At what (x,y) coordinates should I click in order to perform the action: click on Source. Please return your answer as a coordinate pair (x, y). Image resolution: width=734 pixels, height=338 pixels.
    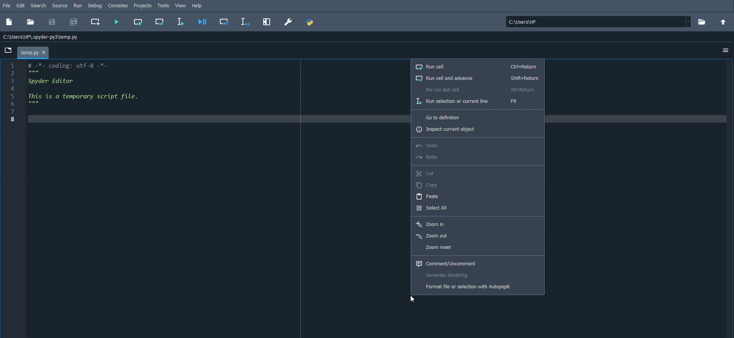
    Looking at the image, I should click on (61, 6).